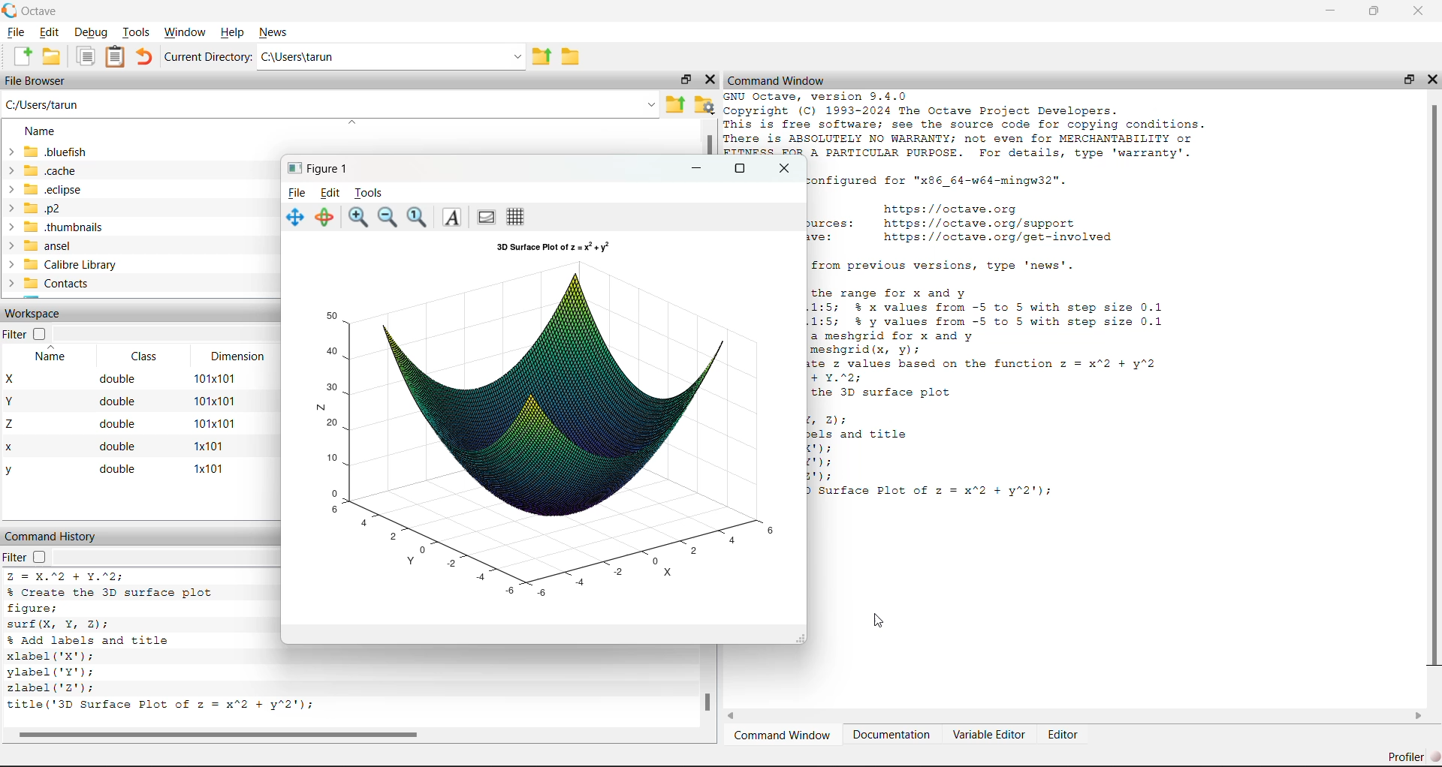 The image size is (1442, 767). I want to click on Minimize, so click(695, 168).